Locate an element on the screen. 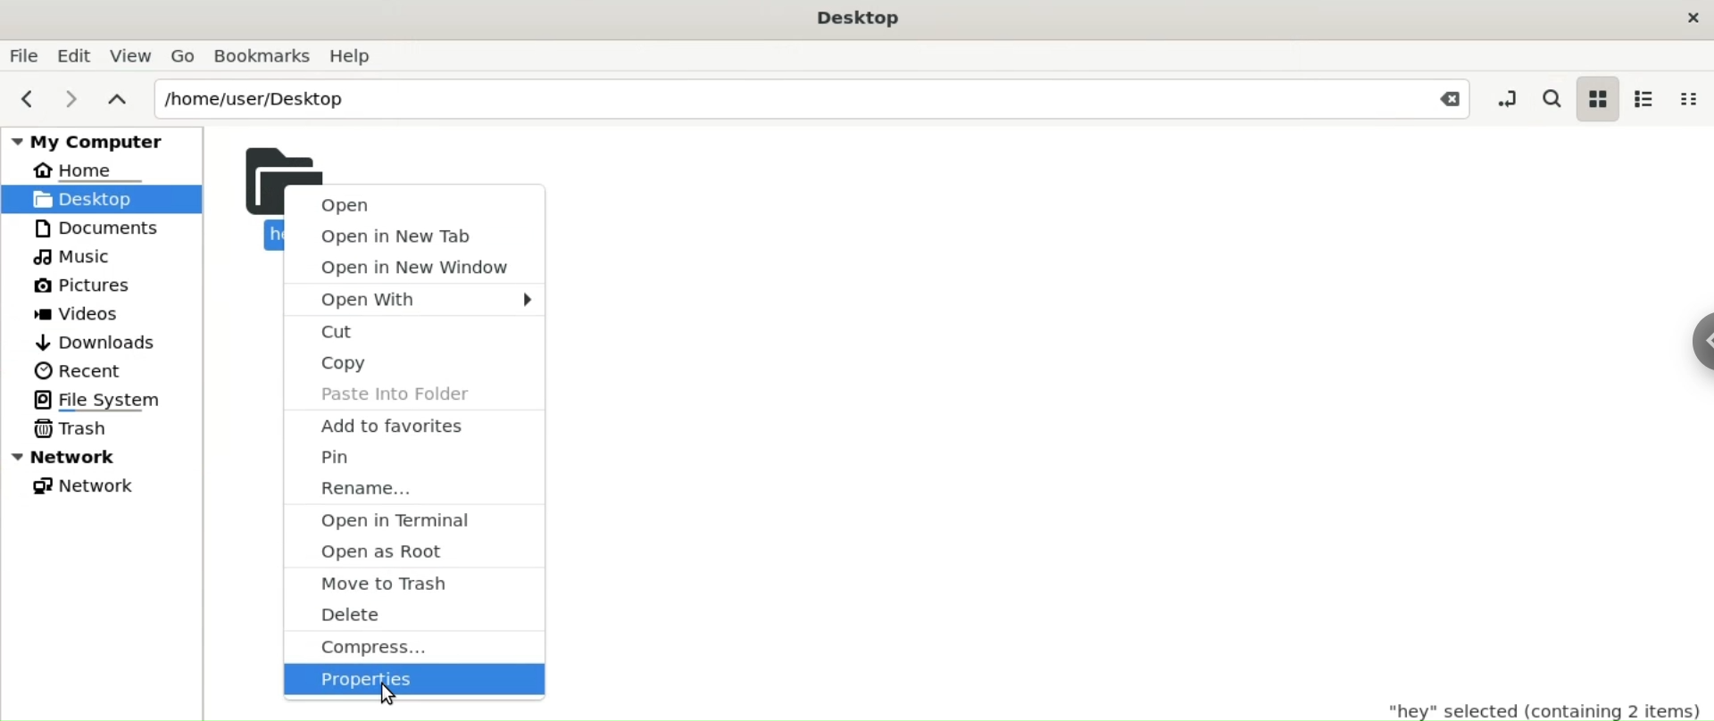 The image size is (1714, 721). File is located at coordinates (24, 54).